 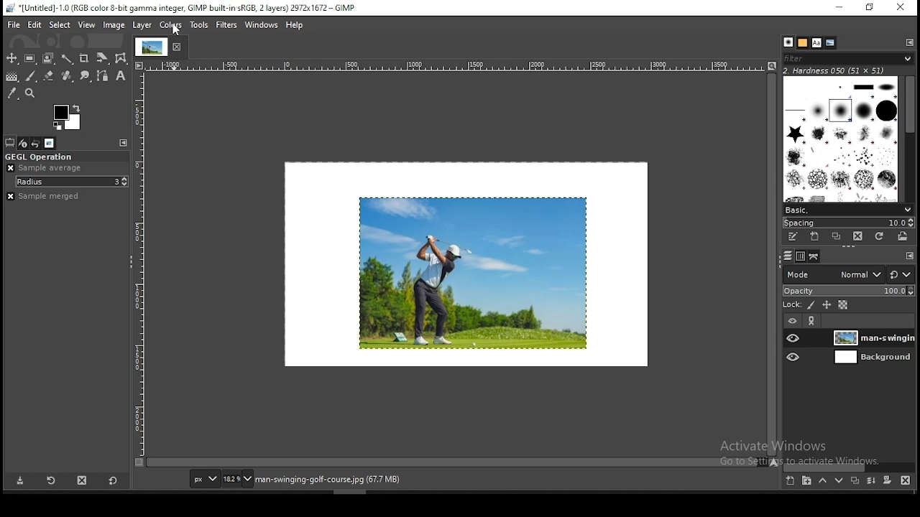 What do you see at coordinates (789, 481) in the screenshot?
I see `new layer group` at bounding box center [789, 481].